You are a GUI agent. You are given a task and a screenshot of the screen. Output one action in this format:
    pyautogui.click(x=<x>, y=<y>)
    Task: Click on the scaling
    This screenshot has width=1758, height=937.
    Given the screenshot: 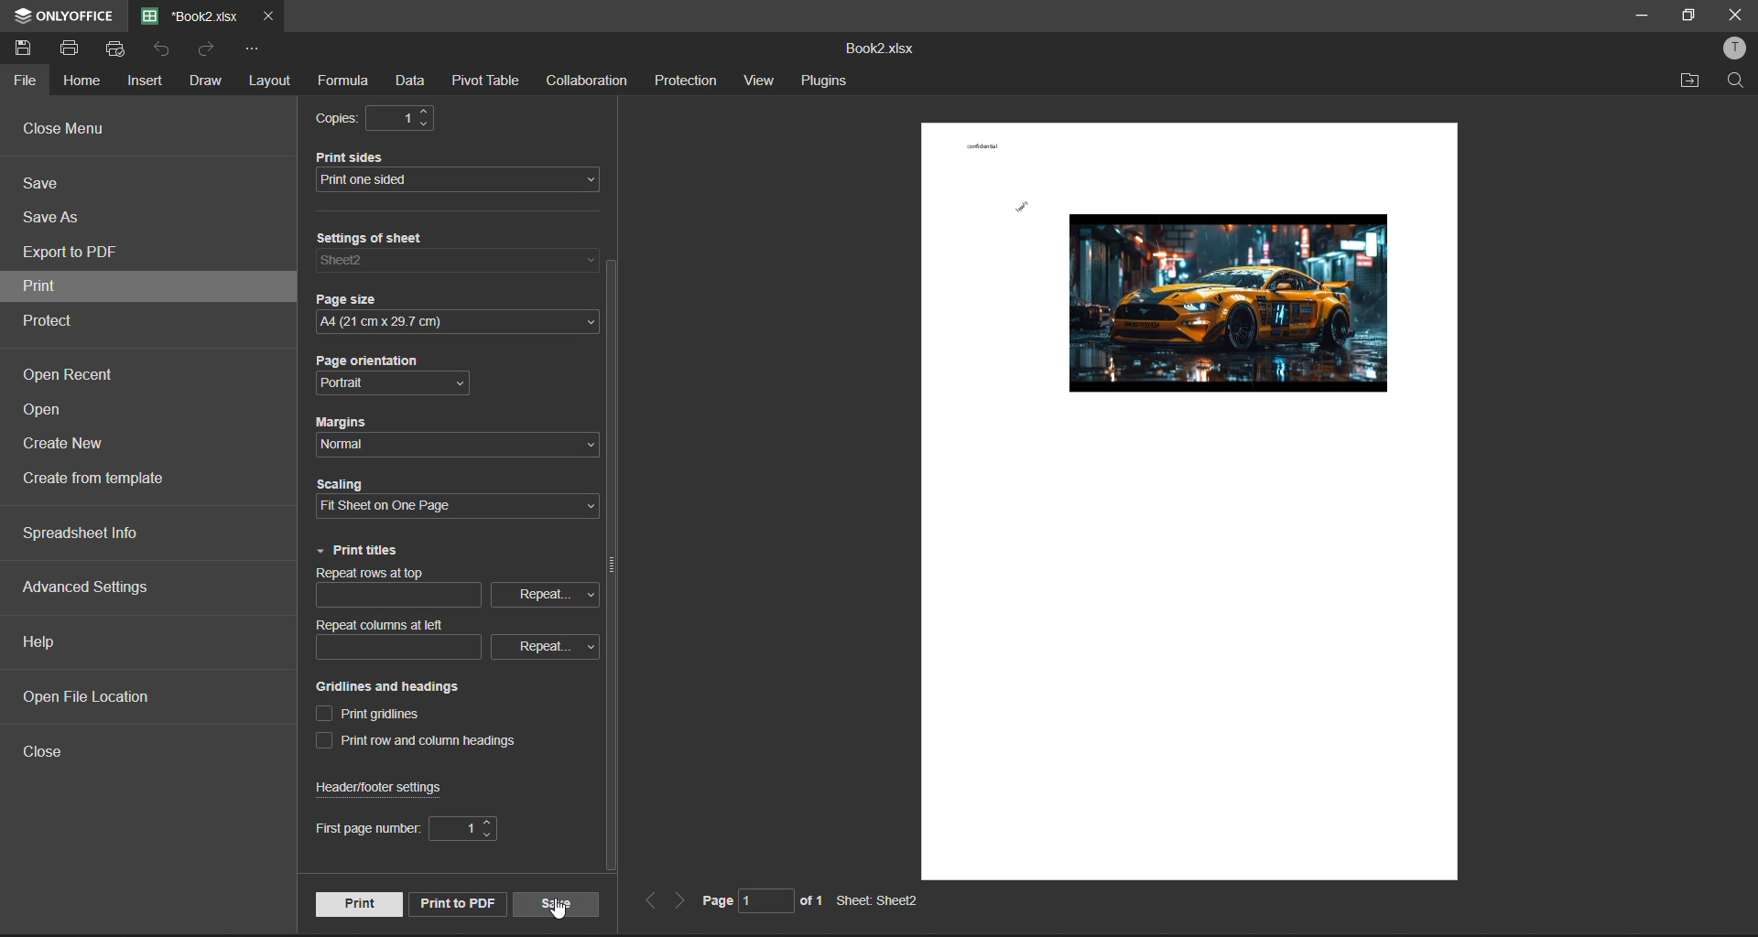 What is the action you would take?
    pyautogui.click(x=447, y=500)
    